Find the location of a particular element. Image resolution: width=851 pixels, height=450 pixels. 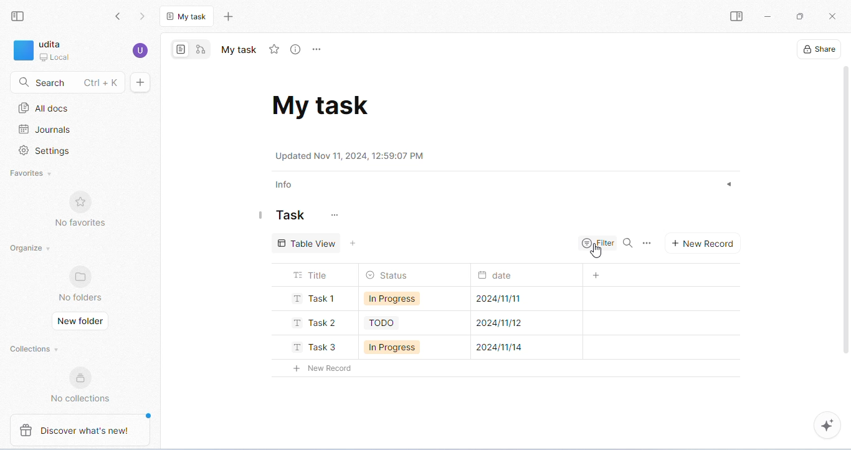

task is located at coordinates (290, 215).